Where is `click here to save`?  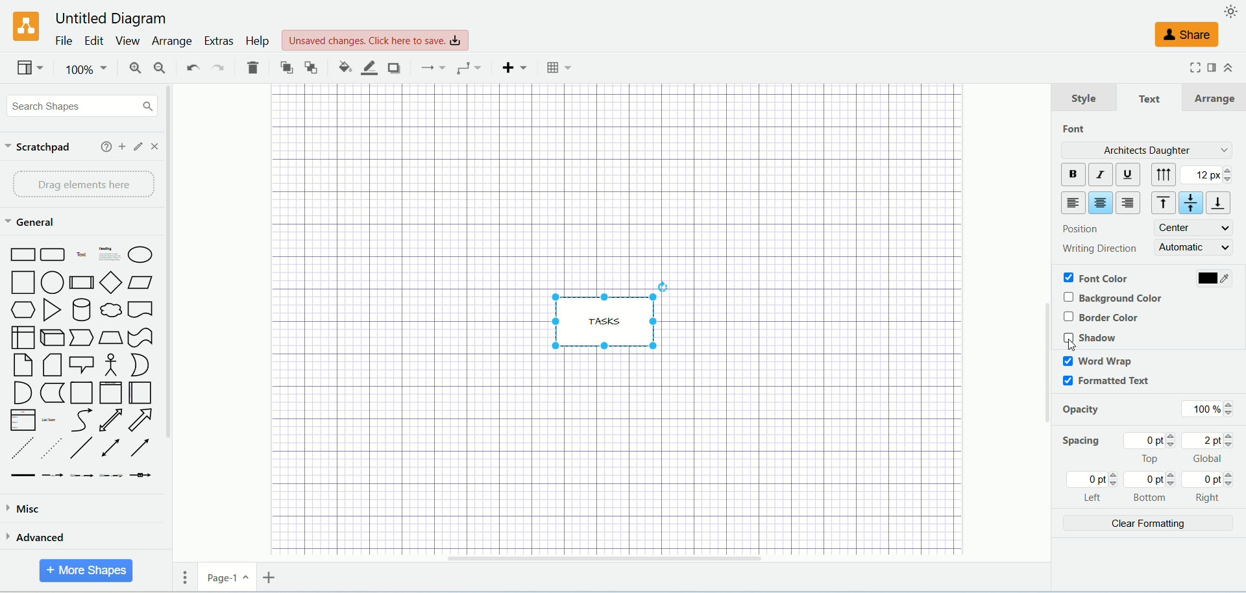
click here to save is located at coordinates (375, 41).